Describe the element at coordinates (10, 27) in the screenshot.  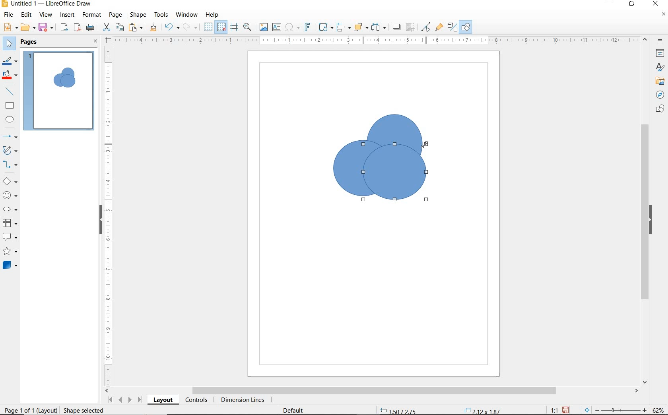
I see `NEW` at that location.